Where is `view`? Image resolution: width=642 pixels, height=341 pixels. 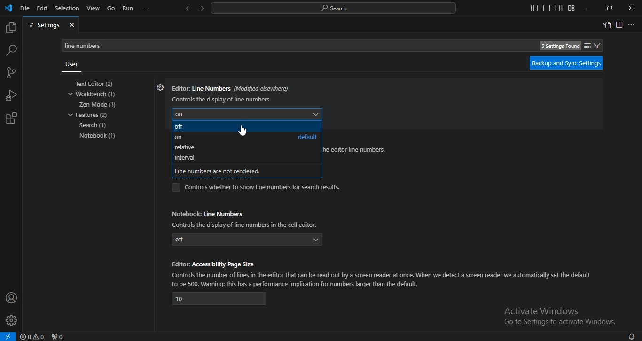
view is located at coordinates (94, 8).